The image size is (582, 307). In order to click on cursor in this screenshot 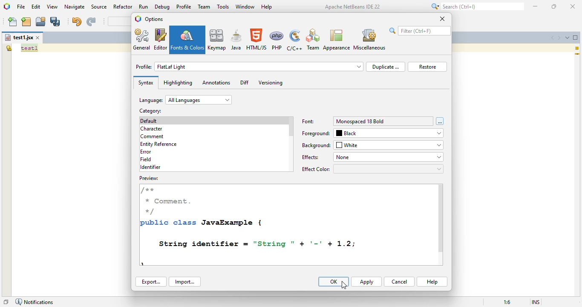, I will do `click(344, 286)`.